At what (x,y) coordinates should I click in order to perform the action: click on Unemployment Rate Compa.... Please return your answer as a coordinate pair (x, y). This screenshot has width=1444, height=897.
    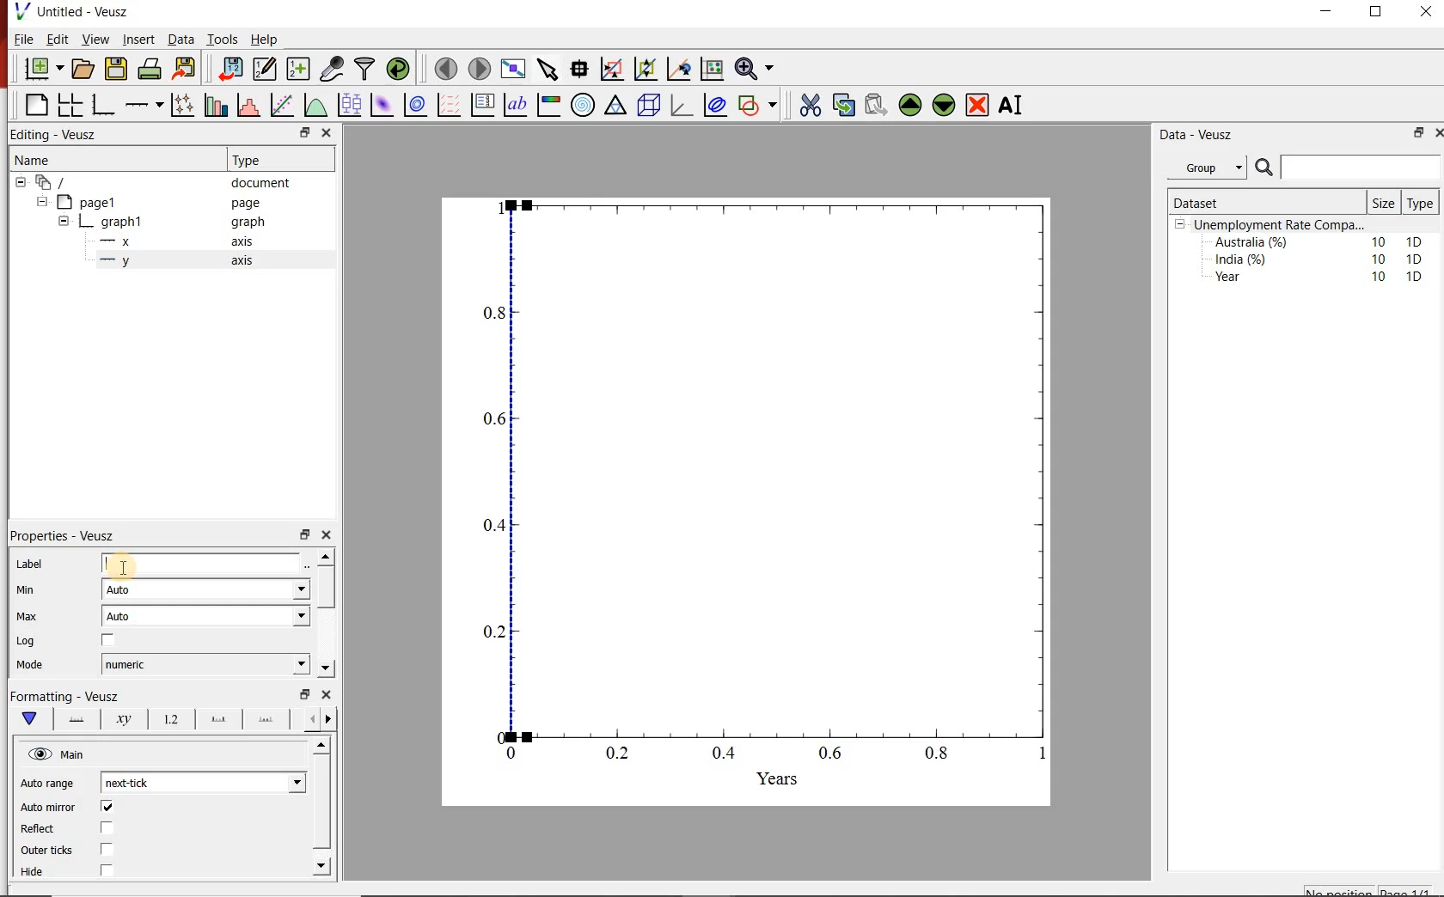
    Looking at the image, I should click on (1281, 225).